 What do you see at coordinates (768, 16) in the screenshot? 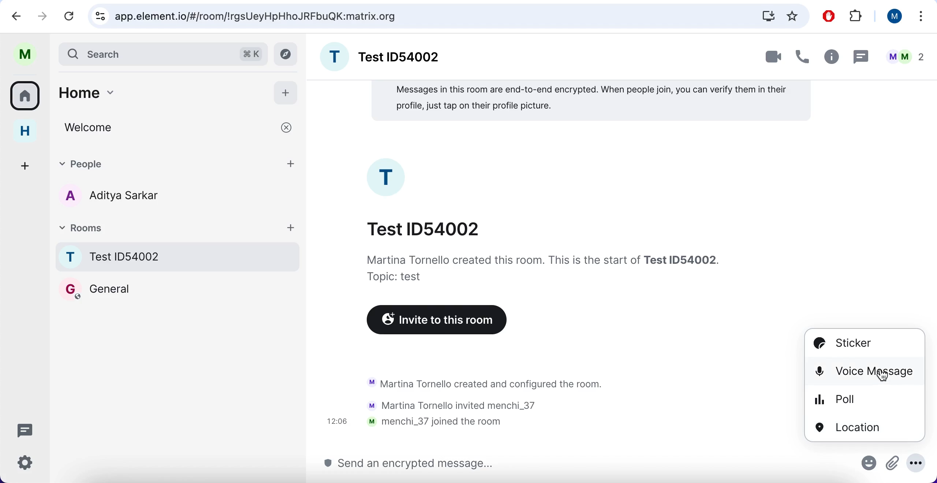
I see `install Matrix` at bounding box center [768, 16].